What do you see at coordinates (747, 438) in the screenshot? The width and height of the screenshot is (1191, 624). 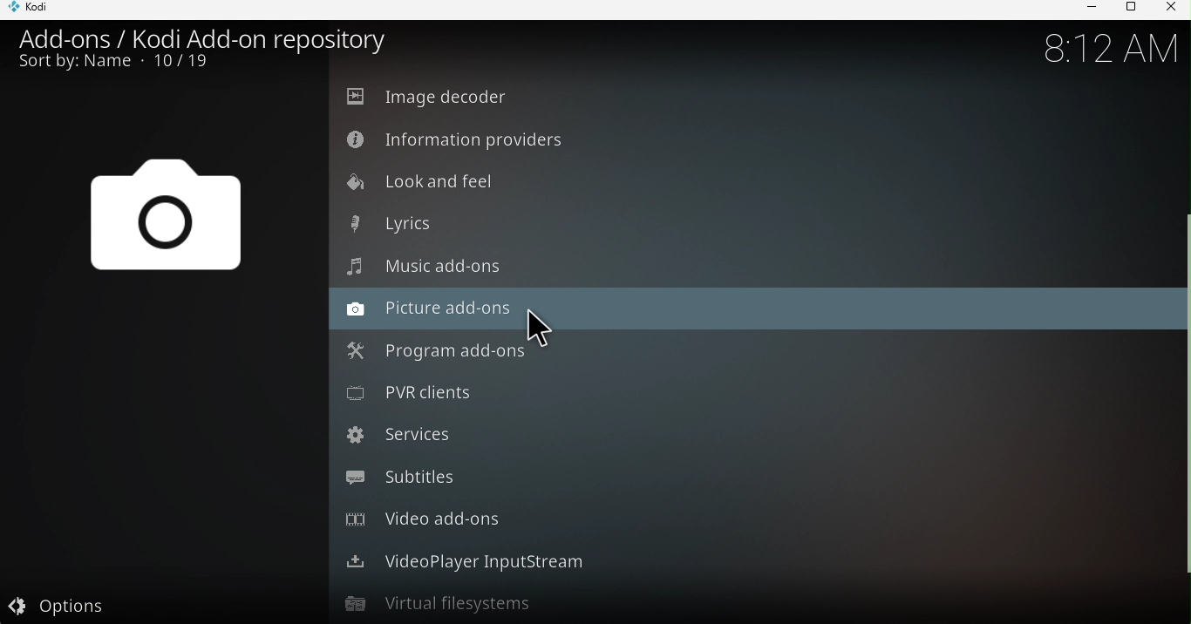 I see `Services` at bounding box center [747, 438].